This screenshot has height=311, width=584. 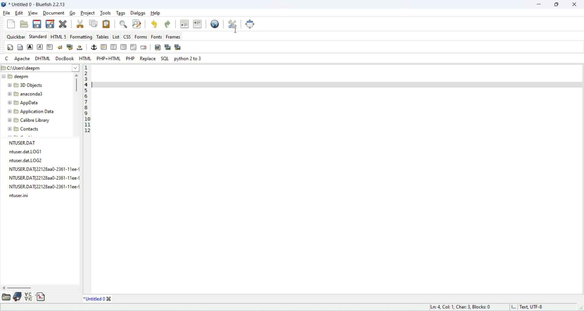 What do you see at coordinates (46, 187) in the screenshot?
I see `NTUSER.DAT{22128AA0-2361-11EE-` at bounding box center [46, 187].